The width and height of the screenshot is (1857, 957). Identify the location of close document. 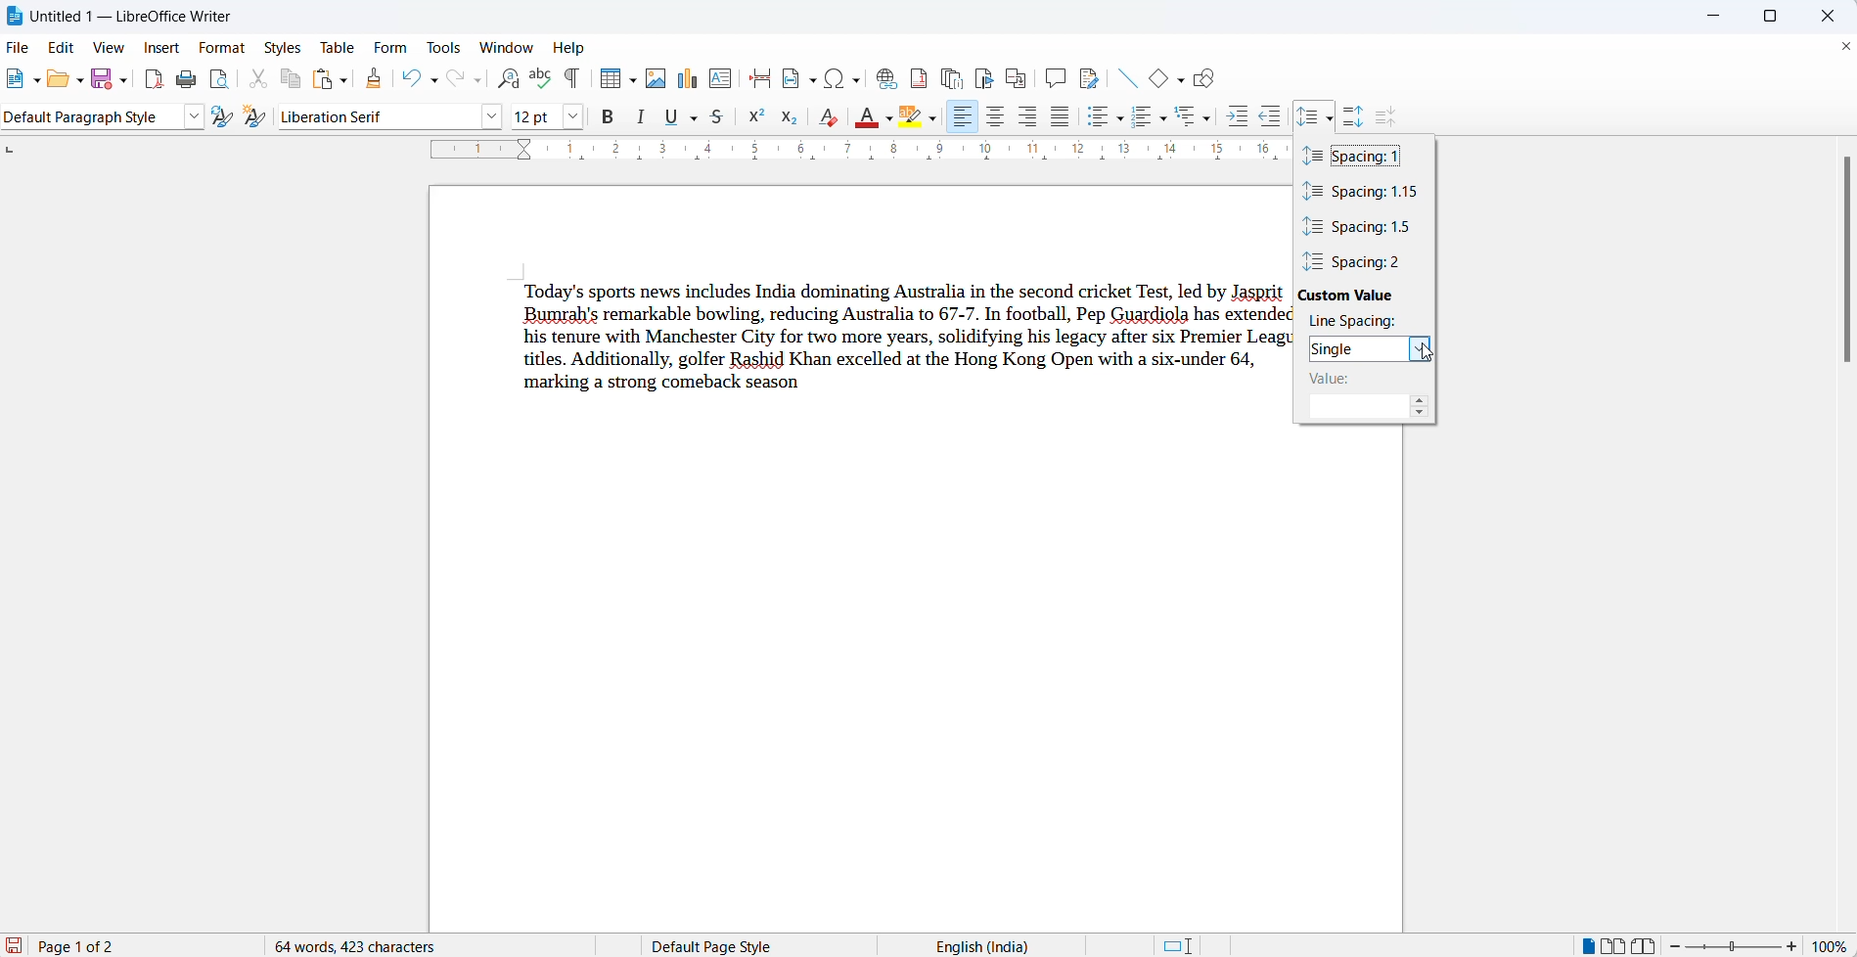
(1845, 47).